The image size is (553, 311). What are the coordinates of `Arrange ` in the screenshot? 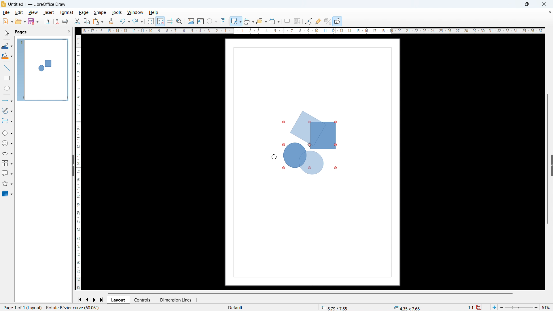 It's located at (262, 21).